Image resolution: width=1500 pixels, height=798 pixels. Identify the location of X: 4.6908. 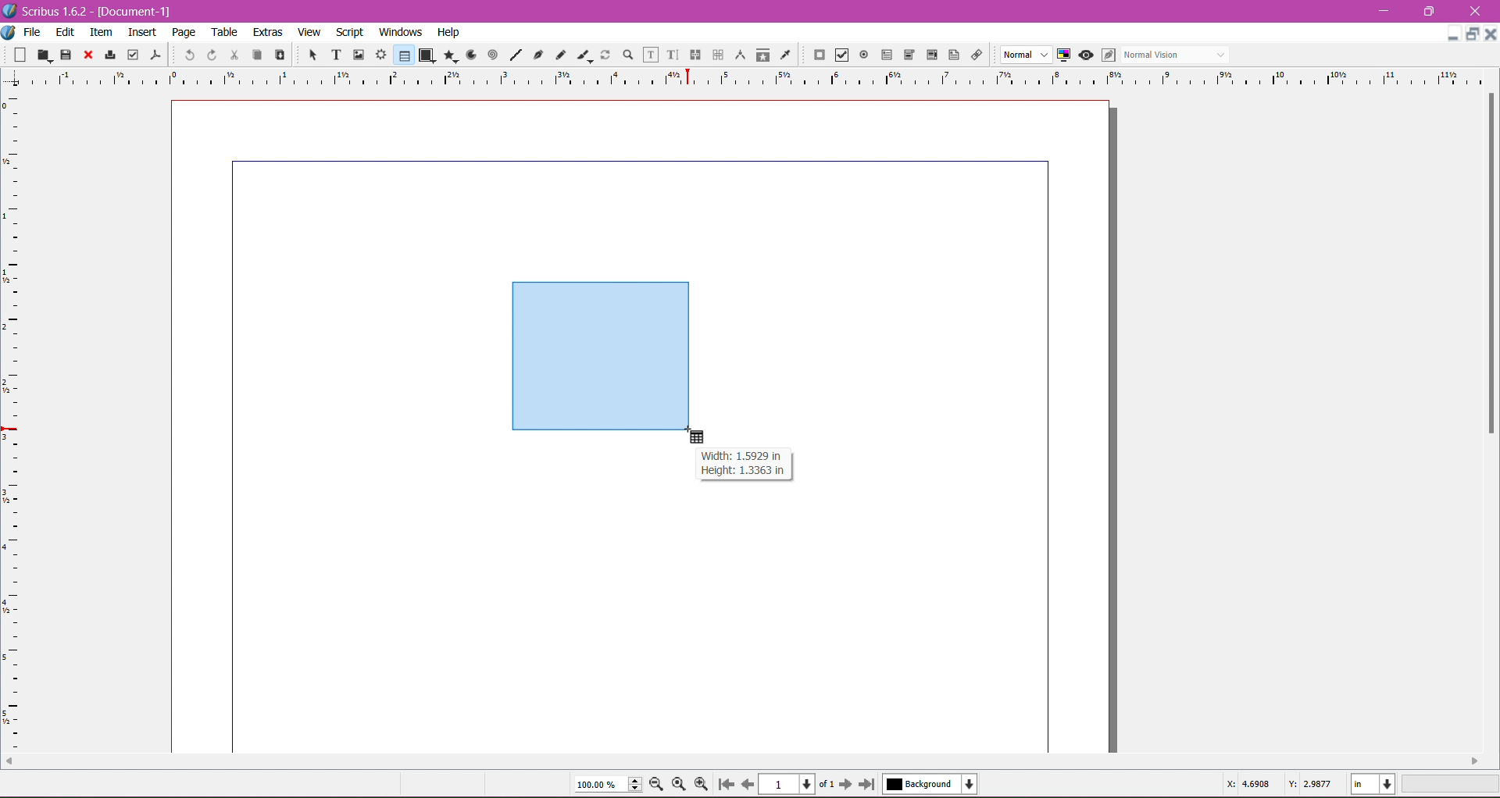
(1248, 784).